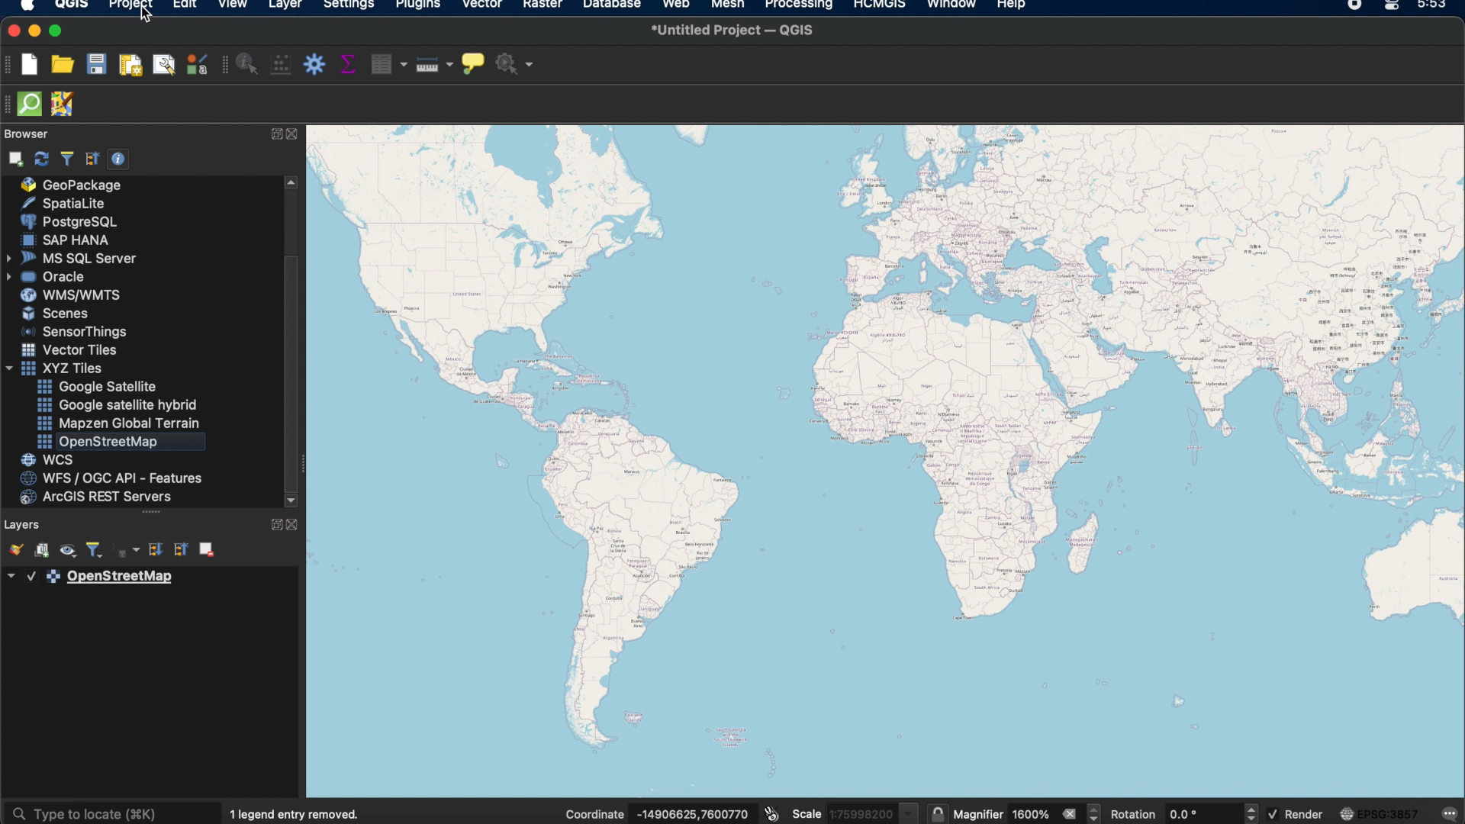 Image resolution: width=1465 pixels, height=824 pixels. Describe the element at coordinates (295, 814) in the screenshot. I see `1 legend entry removed` at that location.